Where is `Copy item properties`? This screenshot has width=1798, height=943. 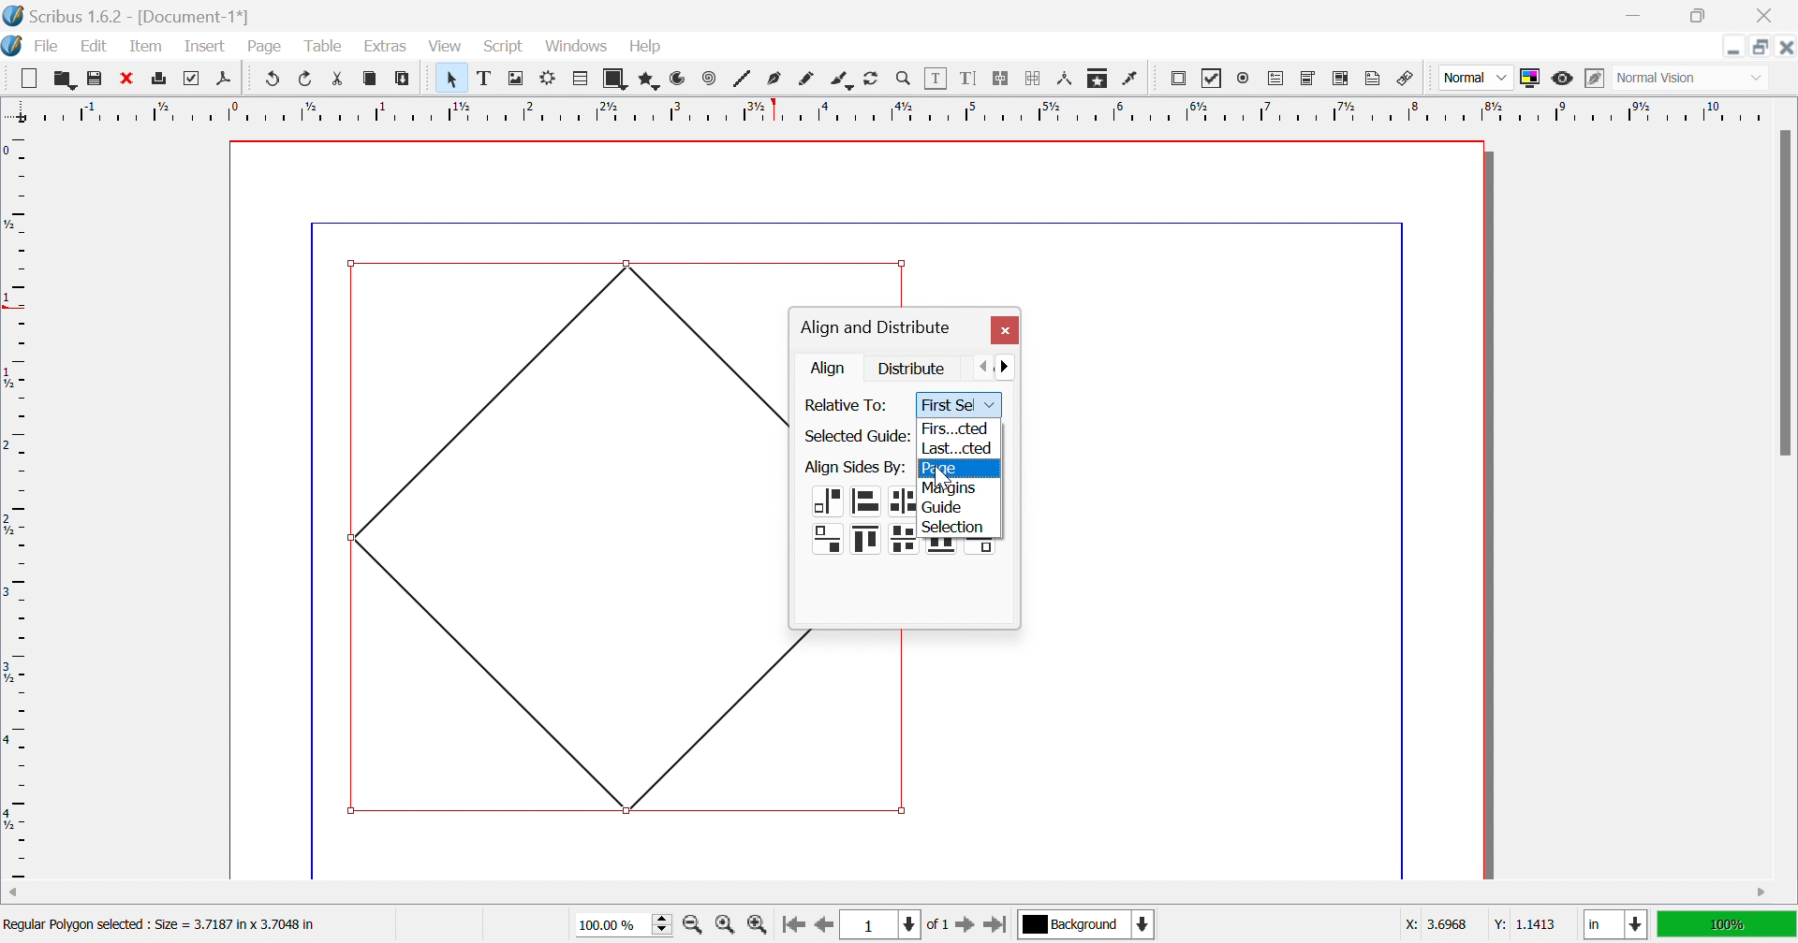
Copy item properties is located at coordinates (1096, 80).